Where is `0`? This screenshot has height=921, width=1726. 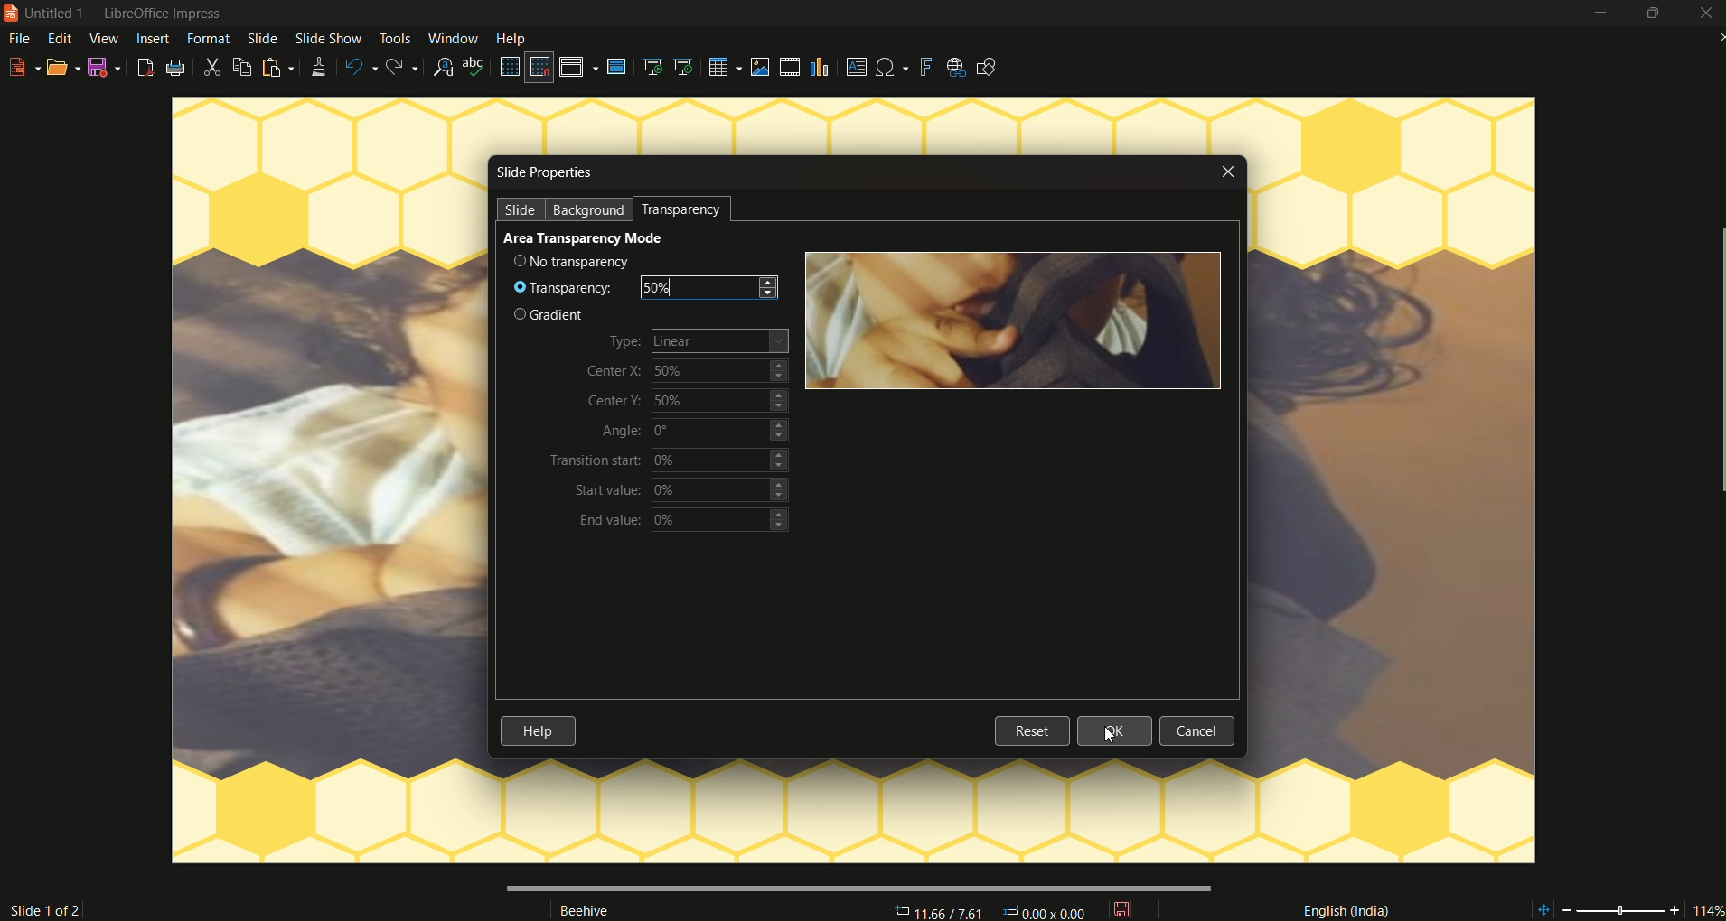
0 is located at coordinates (721, 431).